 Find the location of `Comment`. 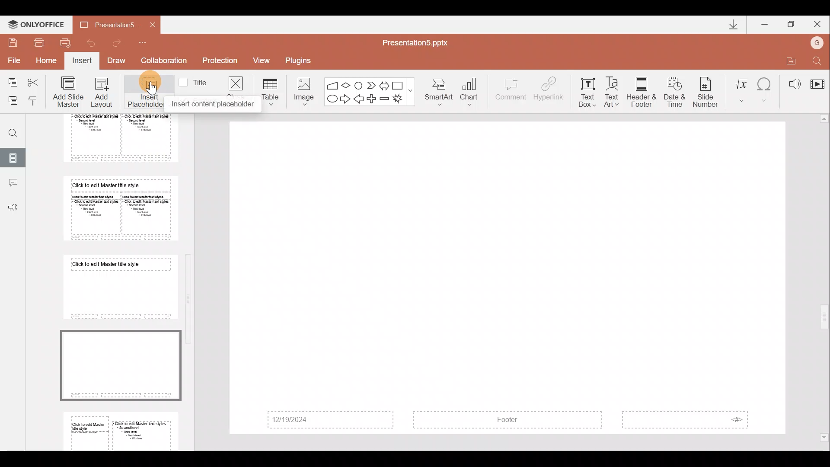

Comment is located at coordinates (511, 93).